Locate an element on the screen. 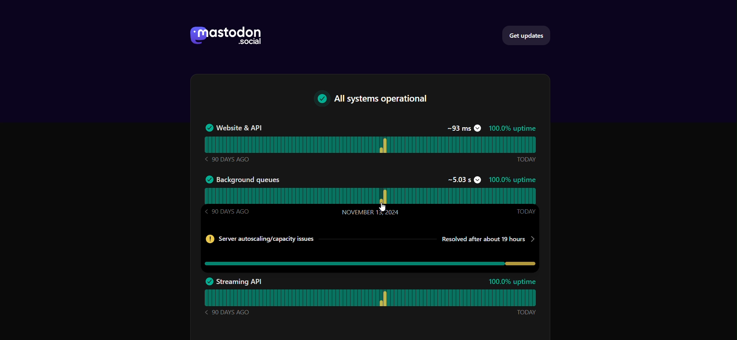 Image resolution: width=737 pixels, height=340 pixels. 90 DAYS AGO is located at coordinates (229, 312).